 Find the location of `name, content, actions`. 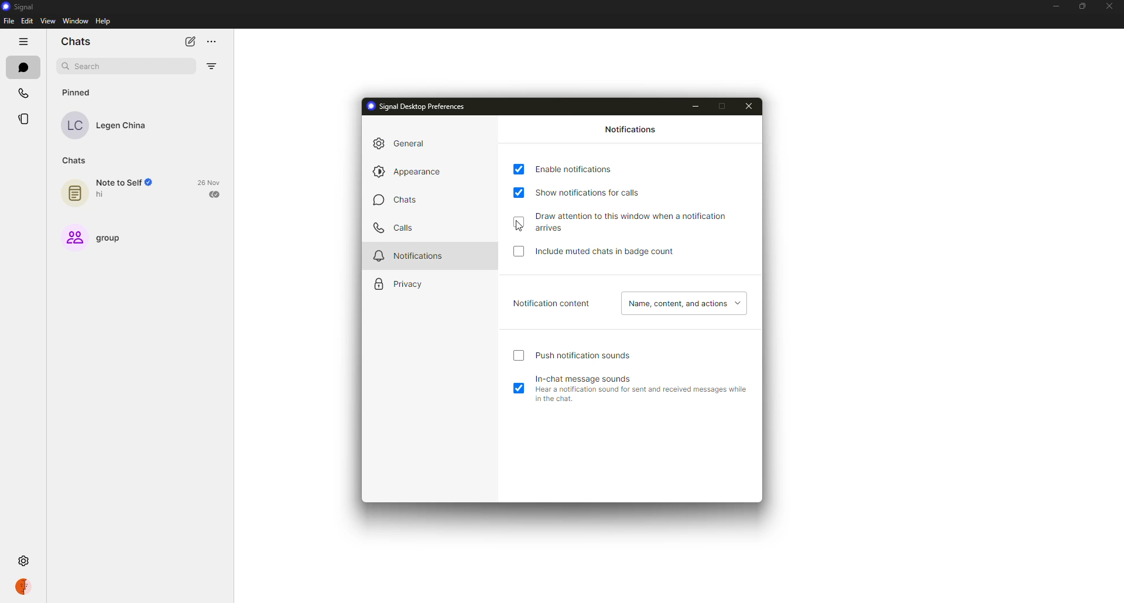

name, content, actions is located at coordinates (683, 304).